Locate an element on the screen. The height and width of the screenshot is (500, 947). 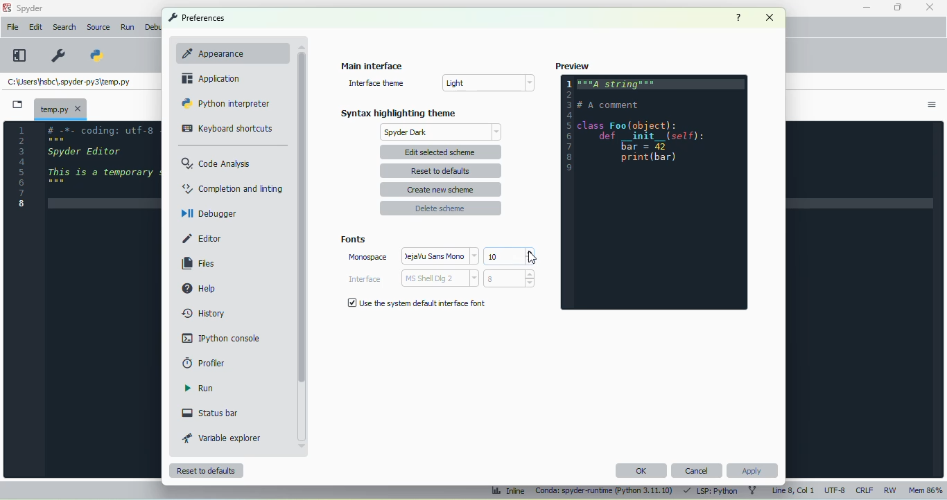
apply is located at coordinates (753, 471).